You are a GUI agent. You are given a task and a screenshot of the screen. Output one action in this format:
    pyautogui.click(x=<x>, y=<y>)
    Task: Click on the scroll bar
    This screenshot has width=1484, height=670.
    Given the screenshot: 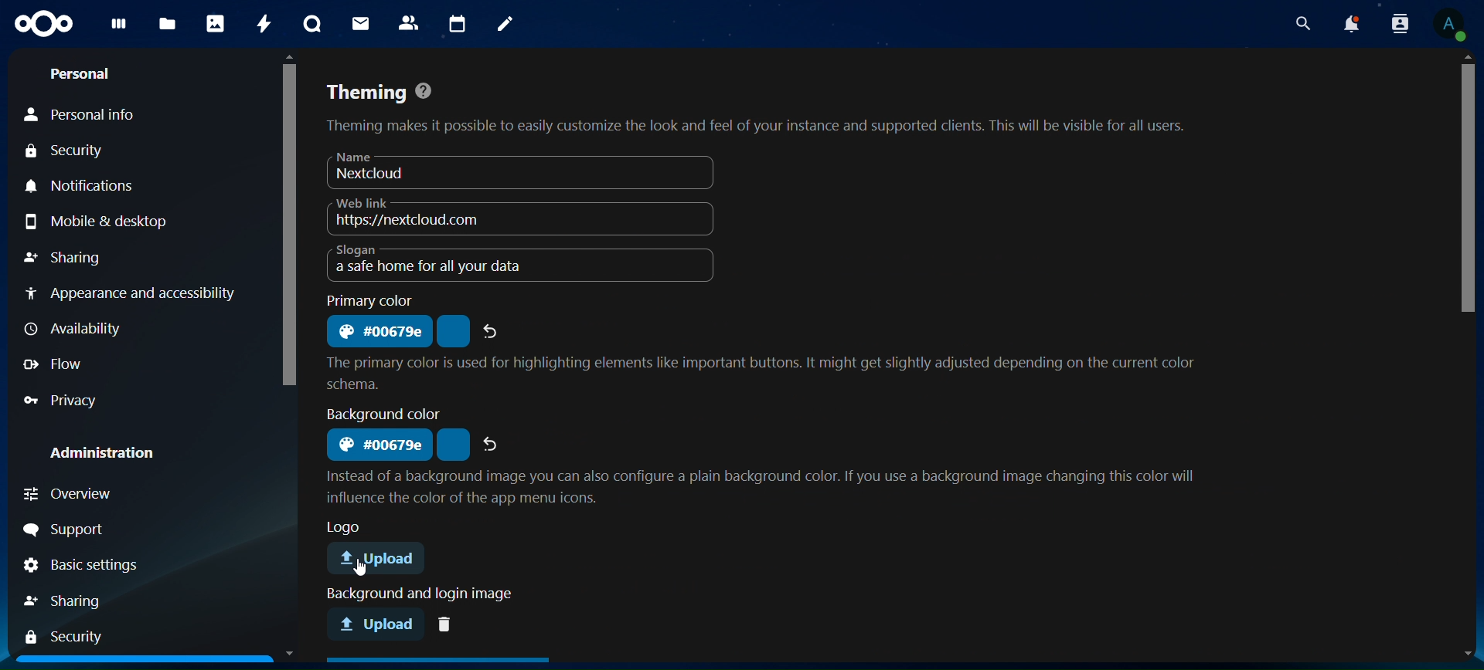 What is the action you would take?
    pyautogui.click(x=288, y=225)
    